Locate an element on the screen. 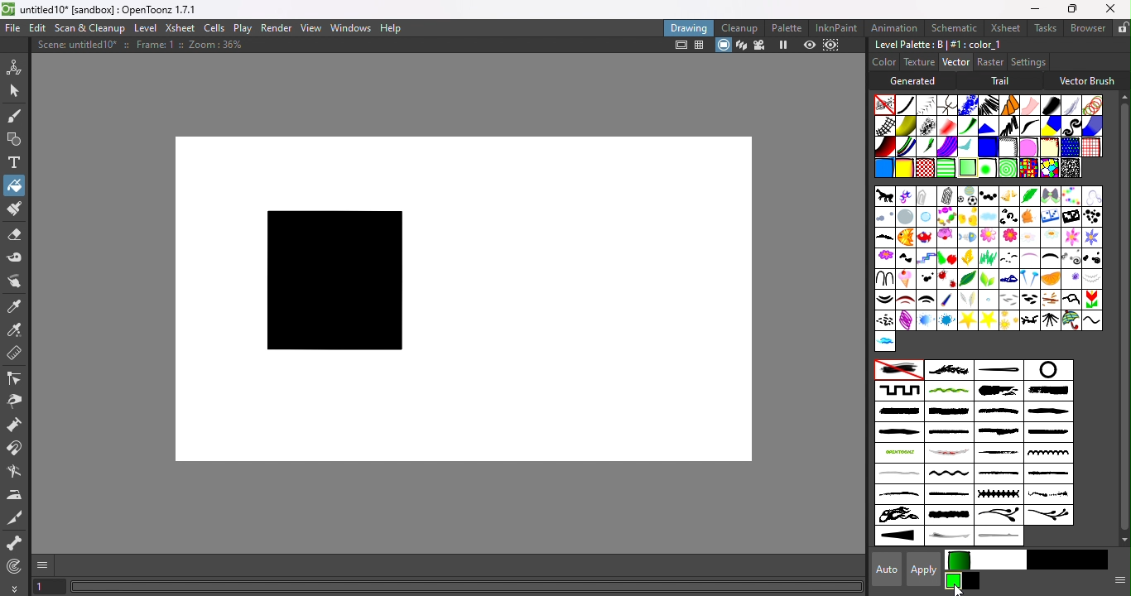  Render is located at coordinates (277, 27).